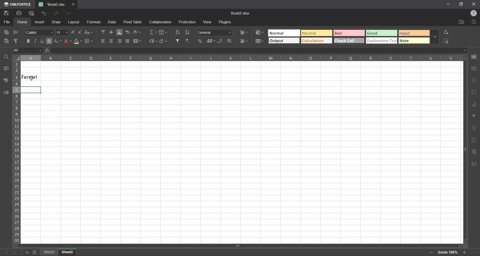 This screenshot has height=256, width=480. I want to click on merge and center, so click(137, 42).